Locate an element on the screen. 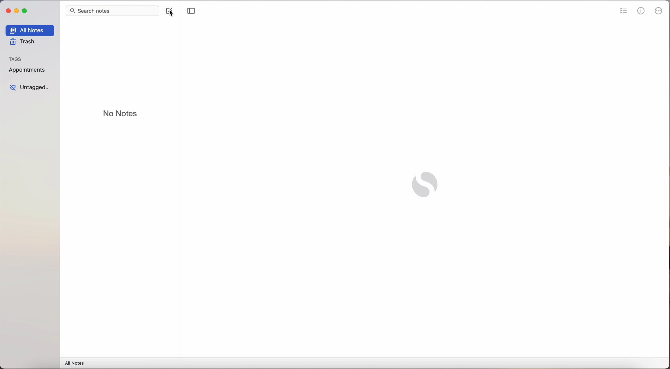 The image size is (670, 369). search bar is located at coordinates (112, 11).